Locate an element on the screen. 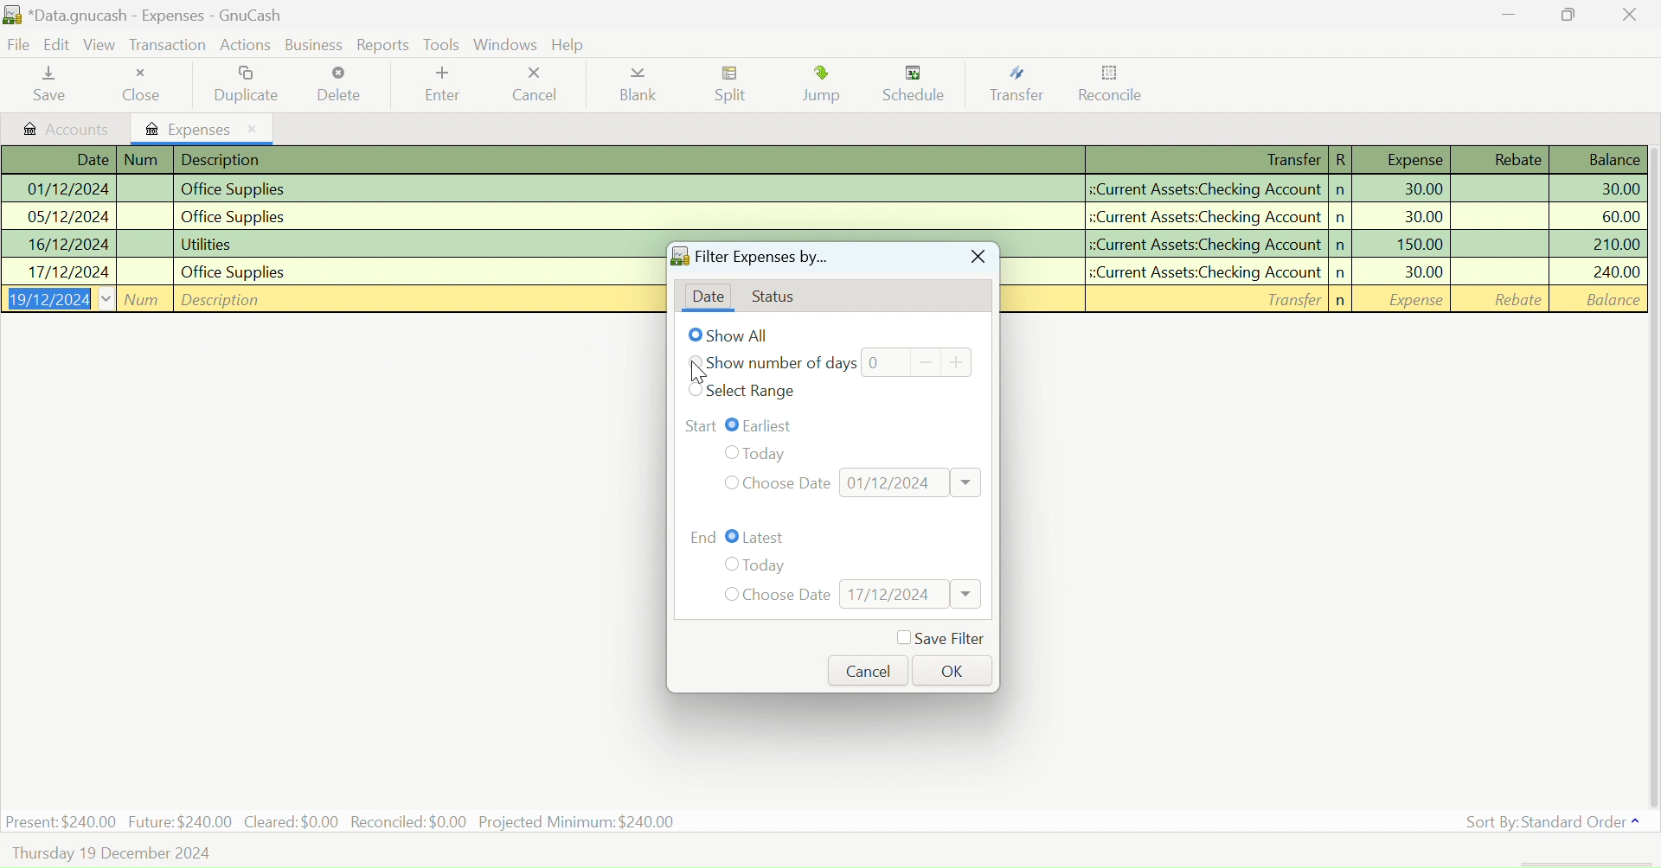 This screenshot has width=1661, height=868. Select Date Range is located at coordinates (754, 392).